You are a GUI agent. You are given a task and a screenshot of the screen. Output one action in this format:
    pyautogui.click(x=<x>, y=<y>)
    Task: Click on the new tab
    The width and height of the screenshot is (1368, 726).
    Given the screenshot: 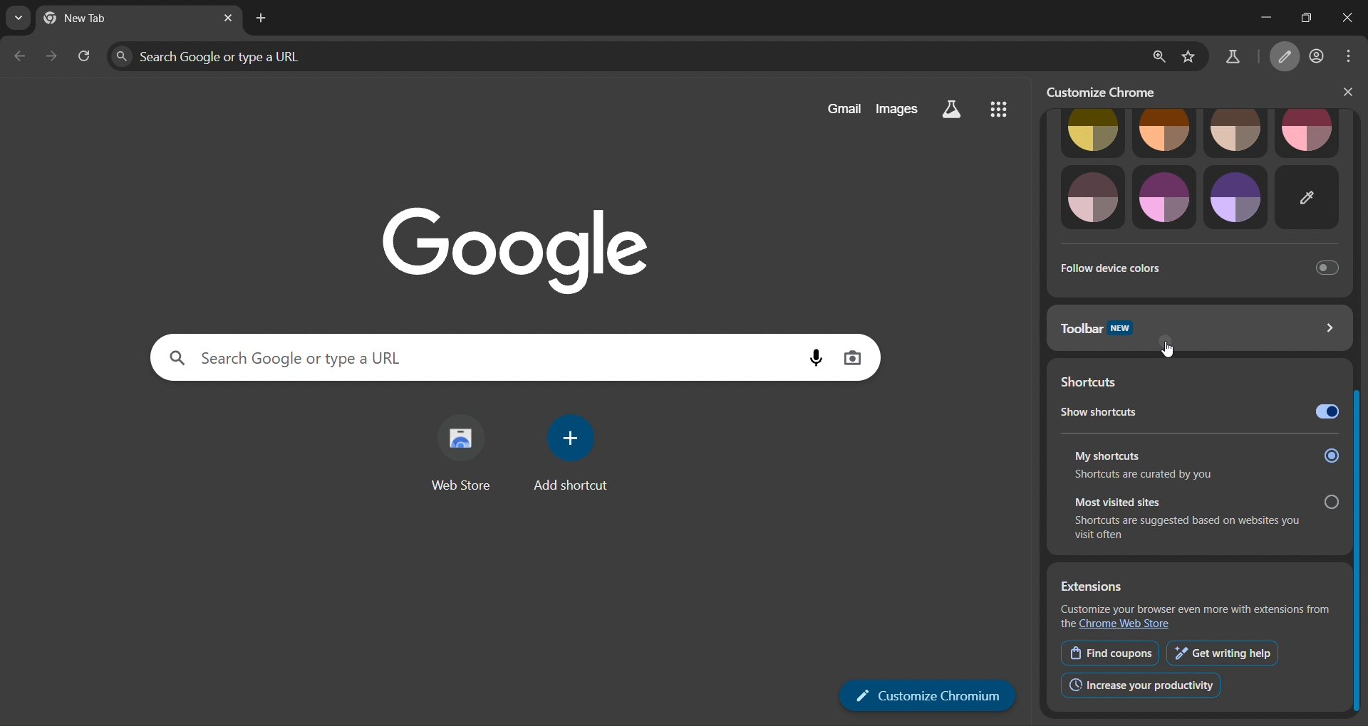 What is the action you would take?
    pyautogui.click(x=261, y=19)
    